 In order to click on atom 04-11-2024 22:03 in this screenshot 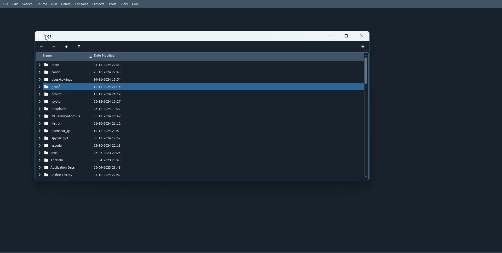, I will do `click(82, 65)`.